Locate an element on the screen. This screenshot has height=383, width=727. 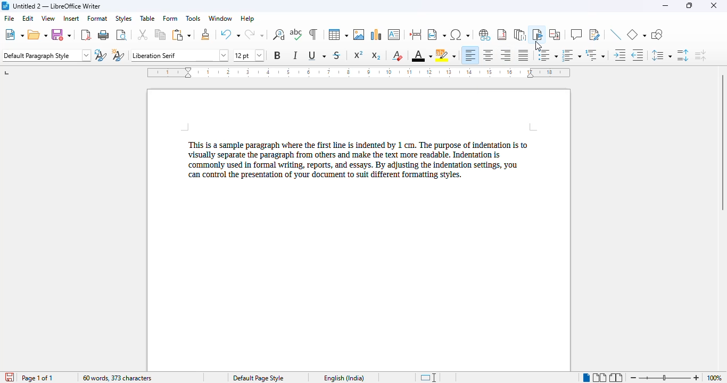
window is located at coordinates (220, 19).